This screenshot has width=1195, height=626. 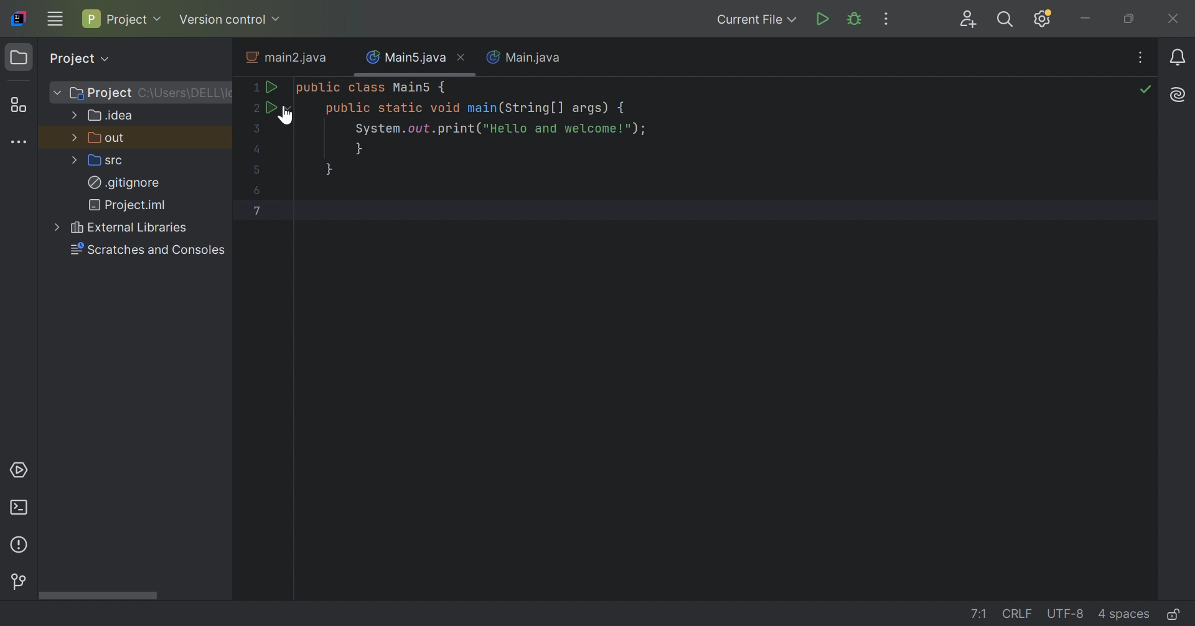 I want to click on Terminal, so click(x=21, y=508).